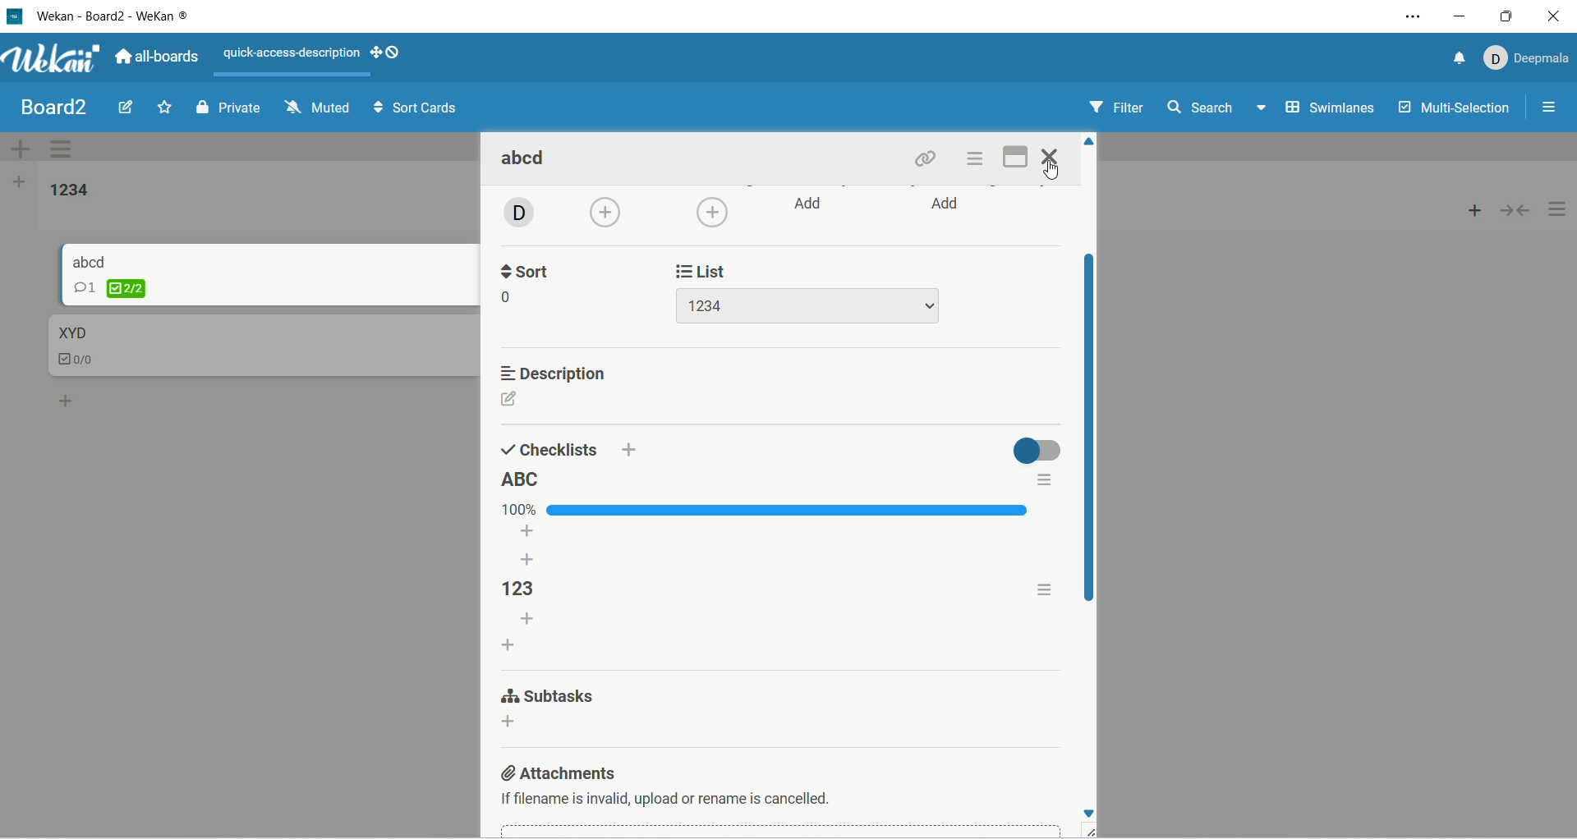  I want to click on add list, so click(21, 182).